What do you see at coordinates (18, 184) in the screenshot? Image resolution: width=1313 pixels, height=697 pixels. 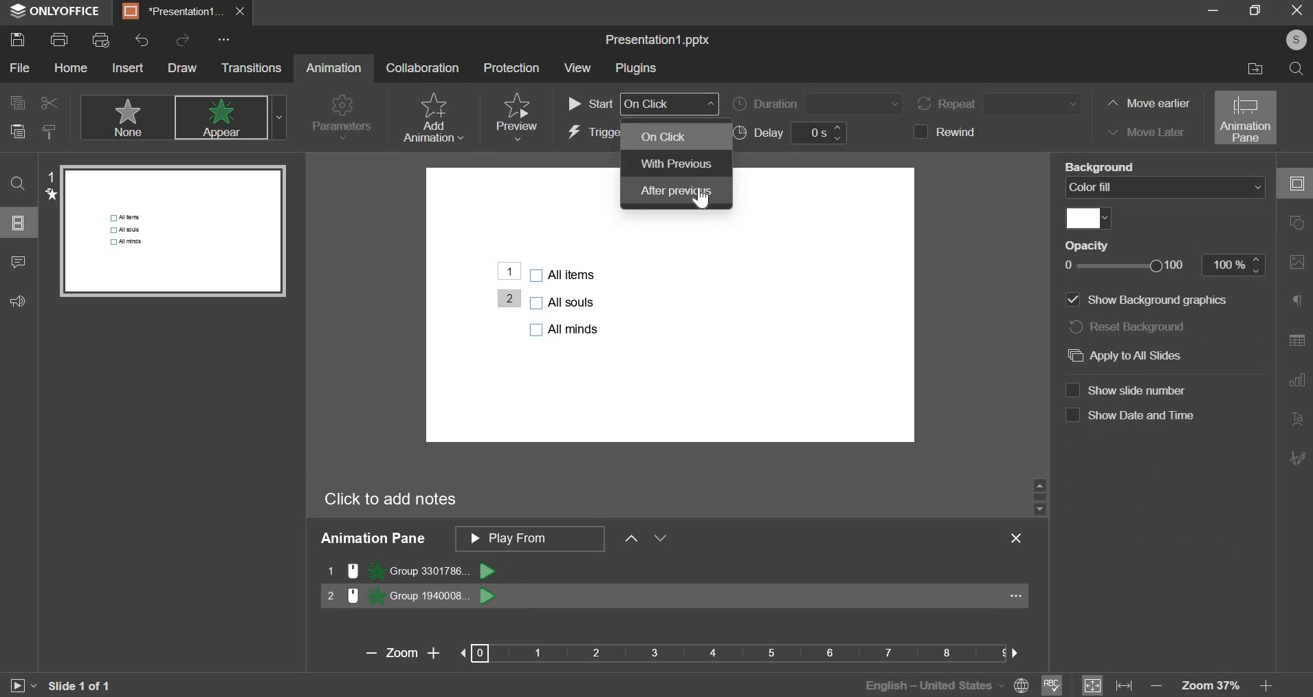 I see `find` at bounding box center [18, 184].